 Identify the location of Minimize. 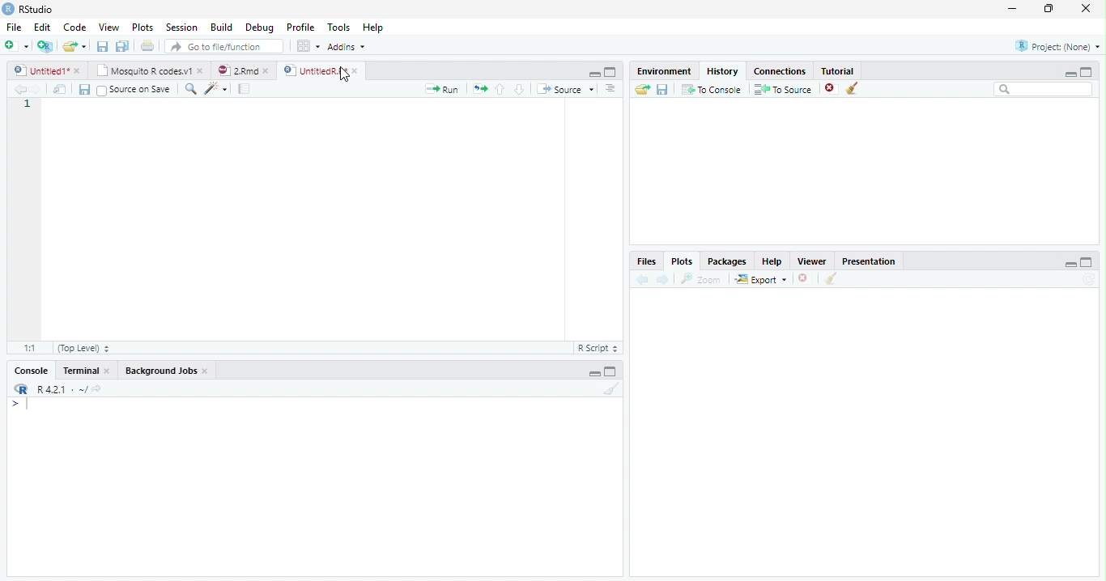
(592, 73).